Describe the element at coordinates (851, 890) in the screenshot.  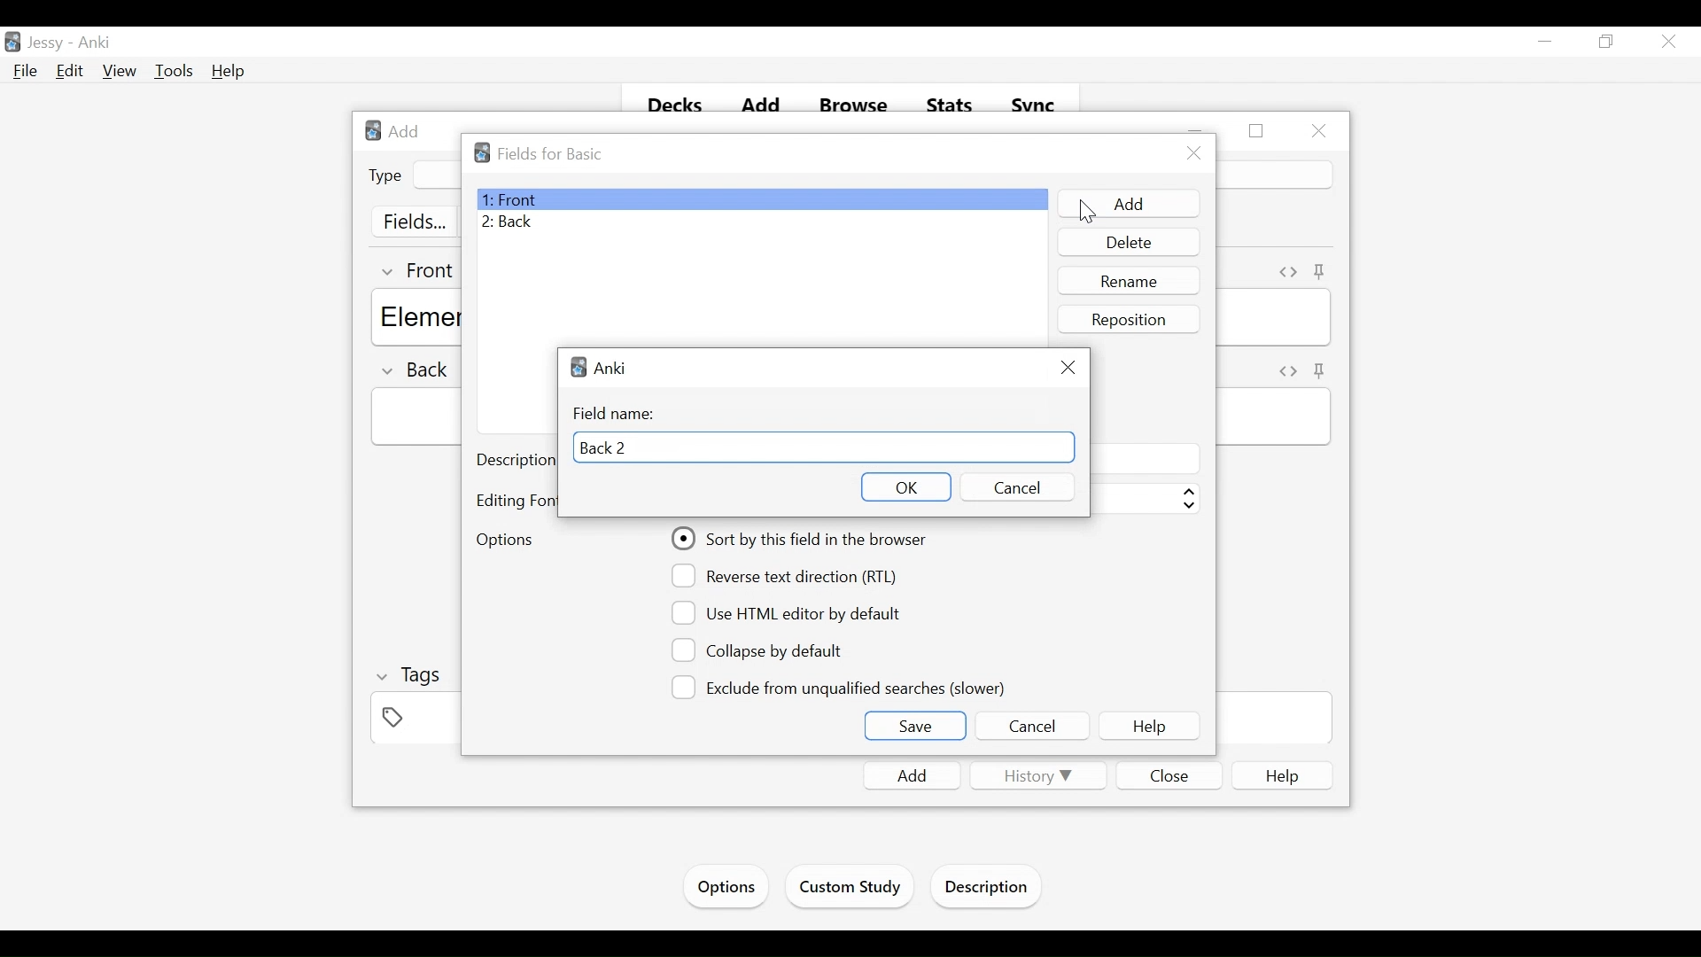
I see `Custom Study` at that location.